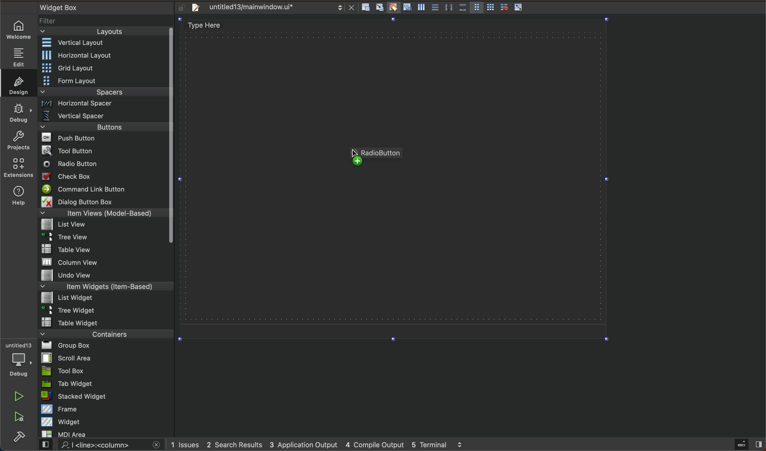  What do you see at coordinates (420, 9) in the screenshot?
I see `` at bounding box center [420, 9].